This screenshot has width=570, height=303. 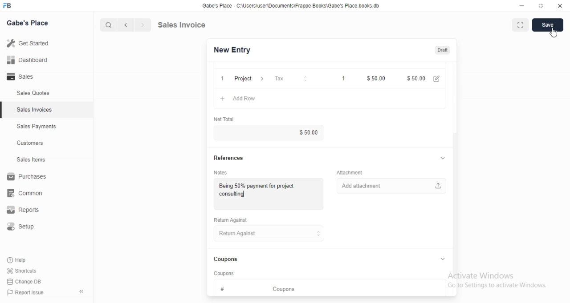 What do you see at coordinates (220, 77) in the screenshot?
I see `1` at bounding box center [220, 77].